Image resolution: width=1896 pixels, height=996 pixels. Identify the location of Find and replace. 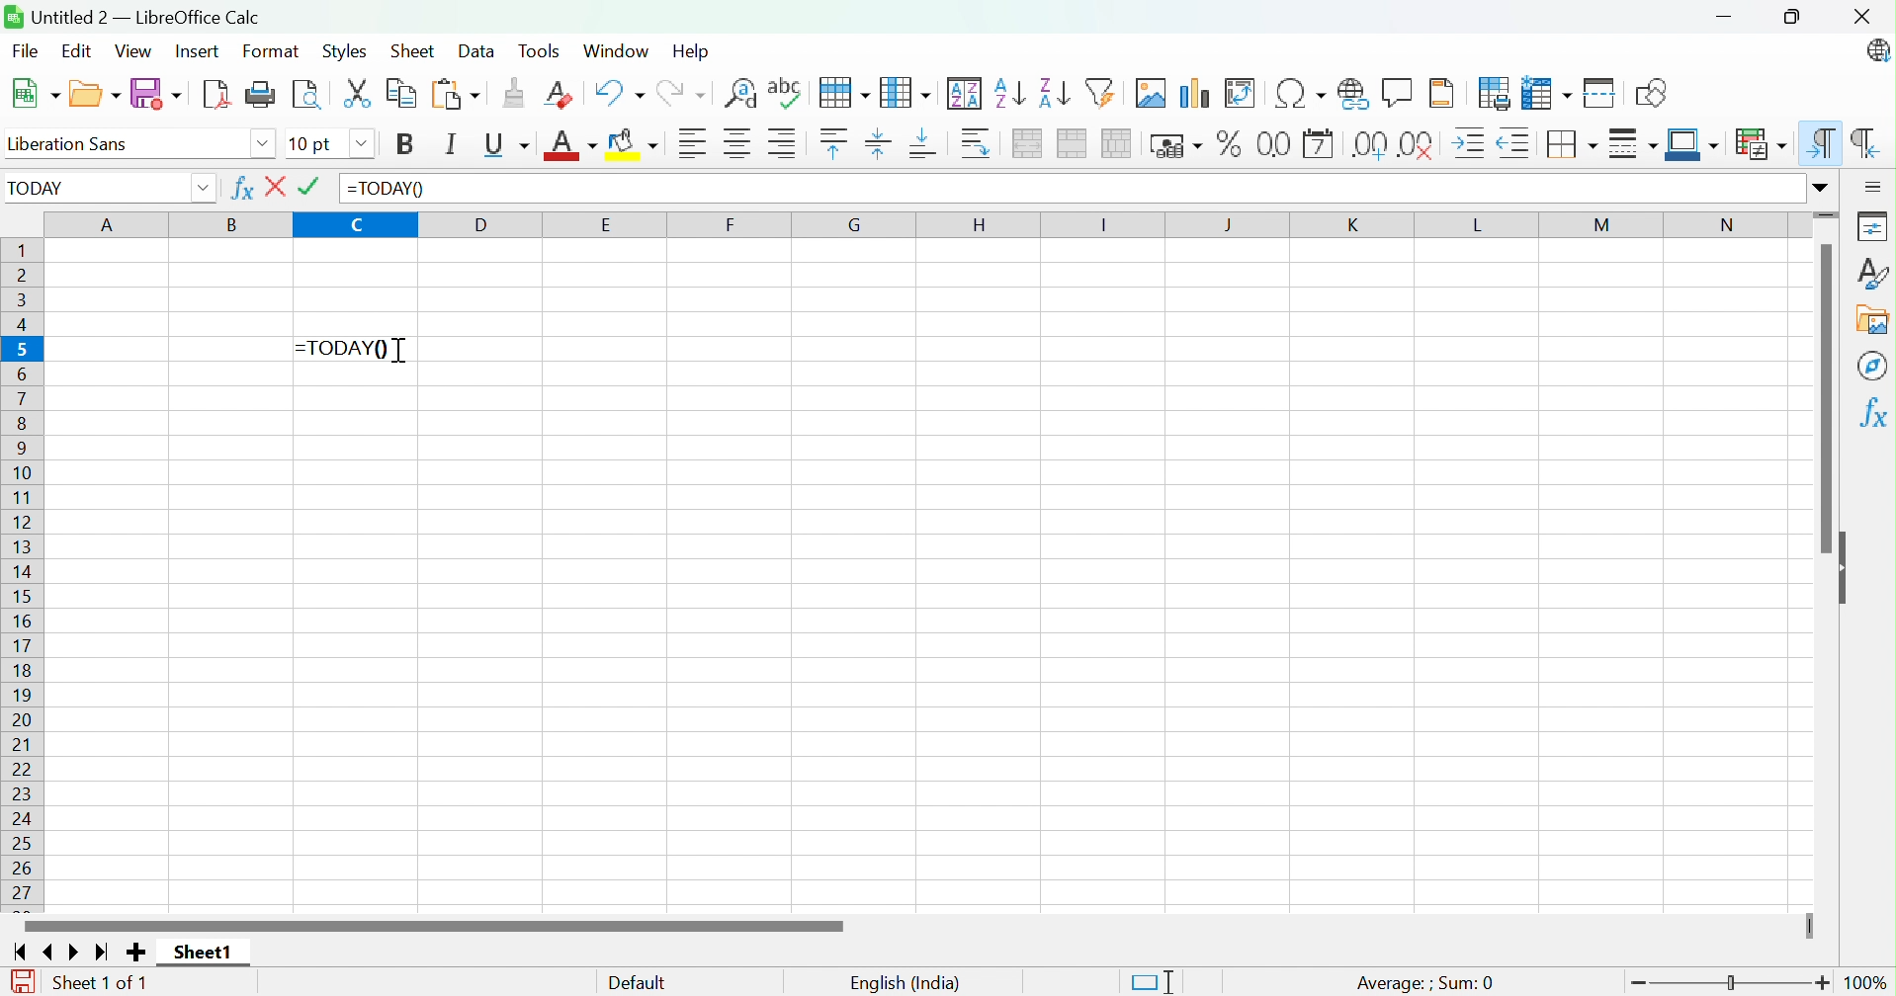
(743, 95).